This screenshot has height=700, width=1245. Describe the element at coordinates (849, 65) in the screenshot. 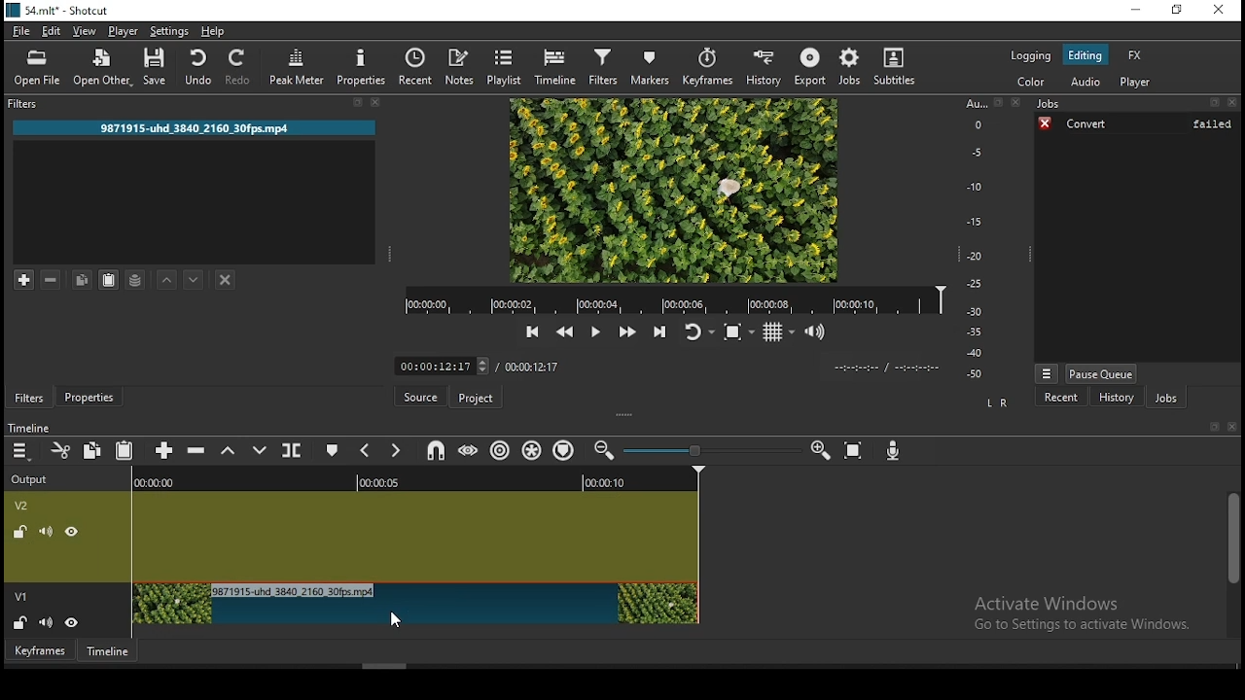

I see `jobs` at that location.